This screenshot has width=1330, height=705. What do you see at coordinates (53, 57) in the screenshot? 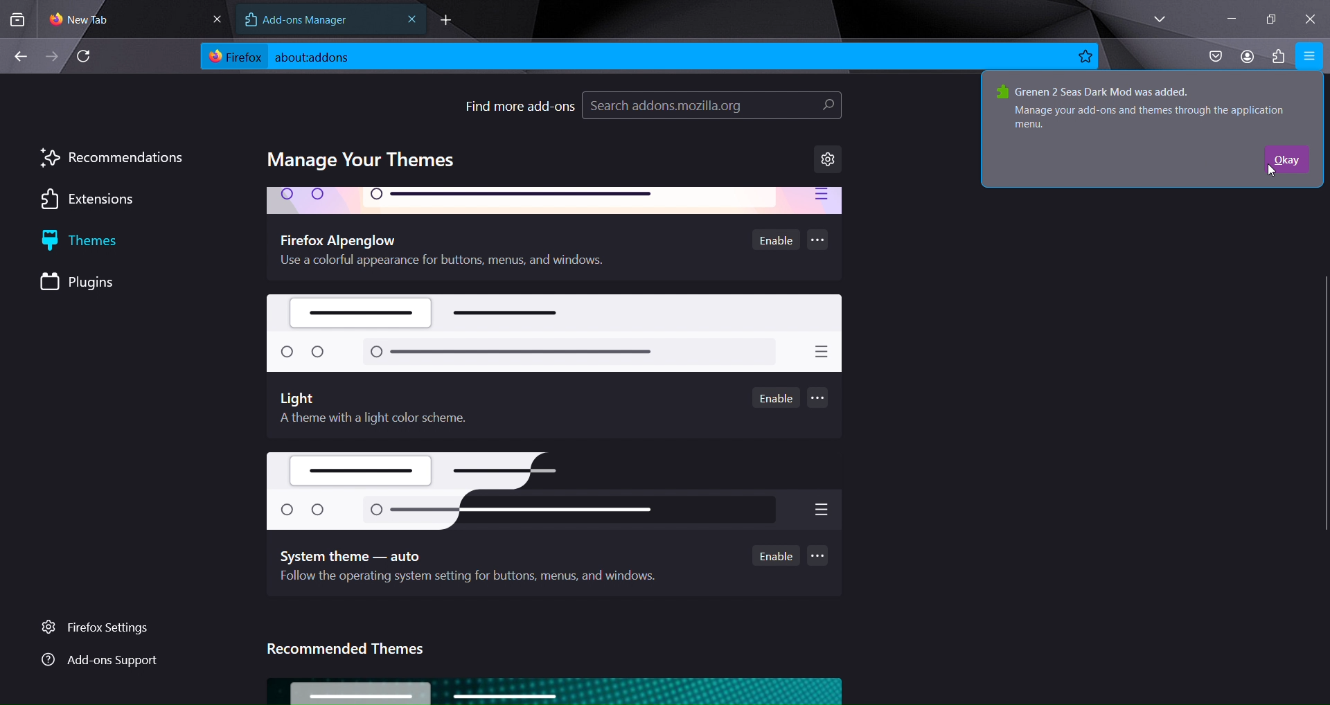
I see `go forward one page` at bounding box center [53, 57].